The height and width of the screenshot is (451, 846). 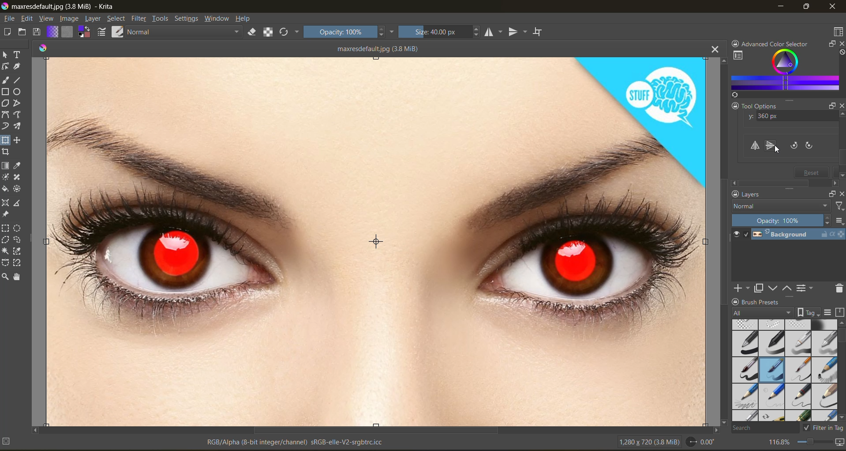 What do you see at coordinates (734, 106) in the screenshot?
I see `lock docker` at bounding box center [734, 106].